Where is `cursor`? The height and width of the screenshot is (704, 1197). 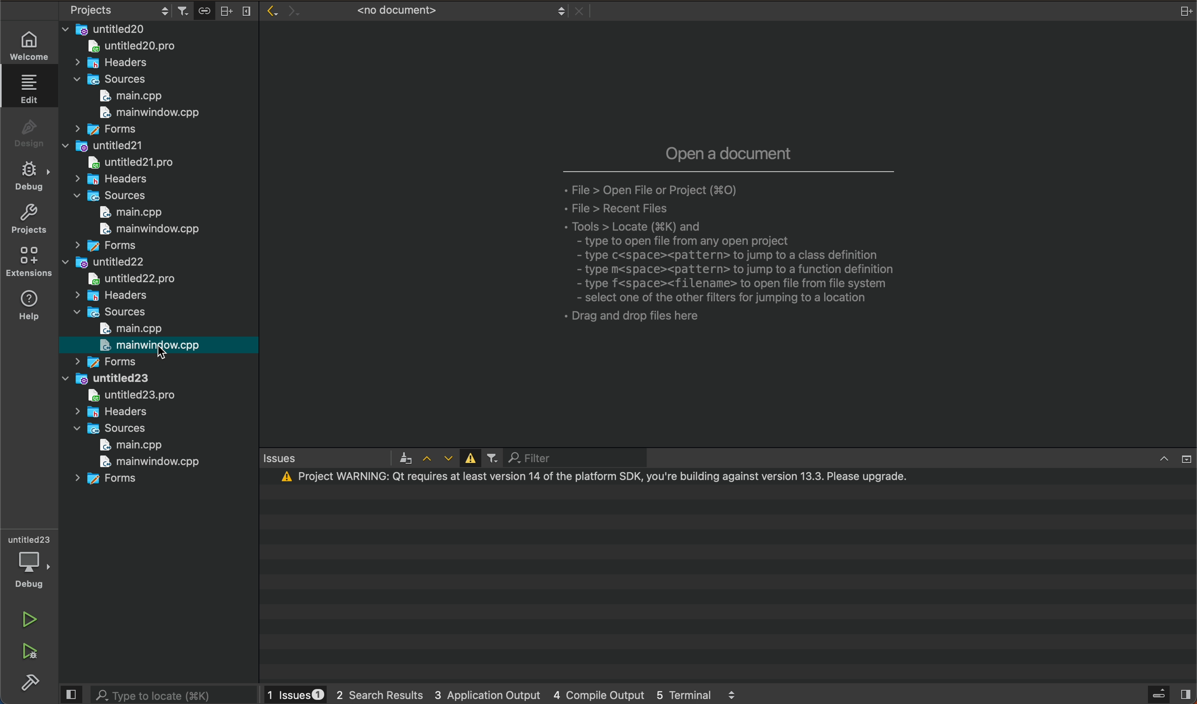 cursor is located at coordinates (169, 354).